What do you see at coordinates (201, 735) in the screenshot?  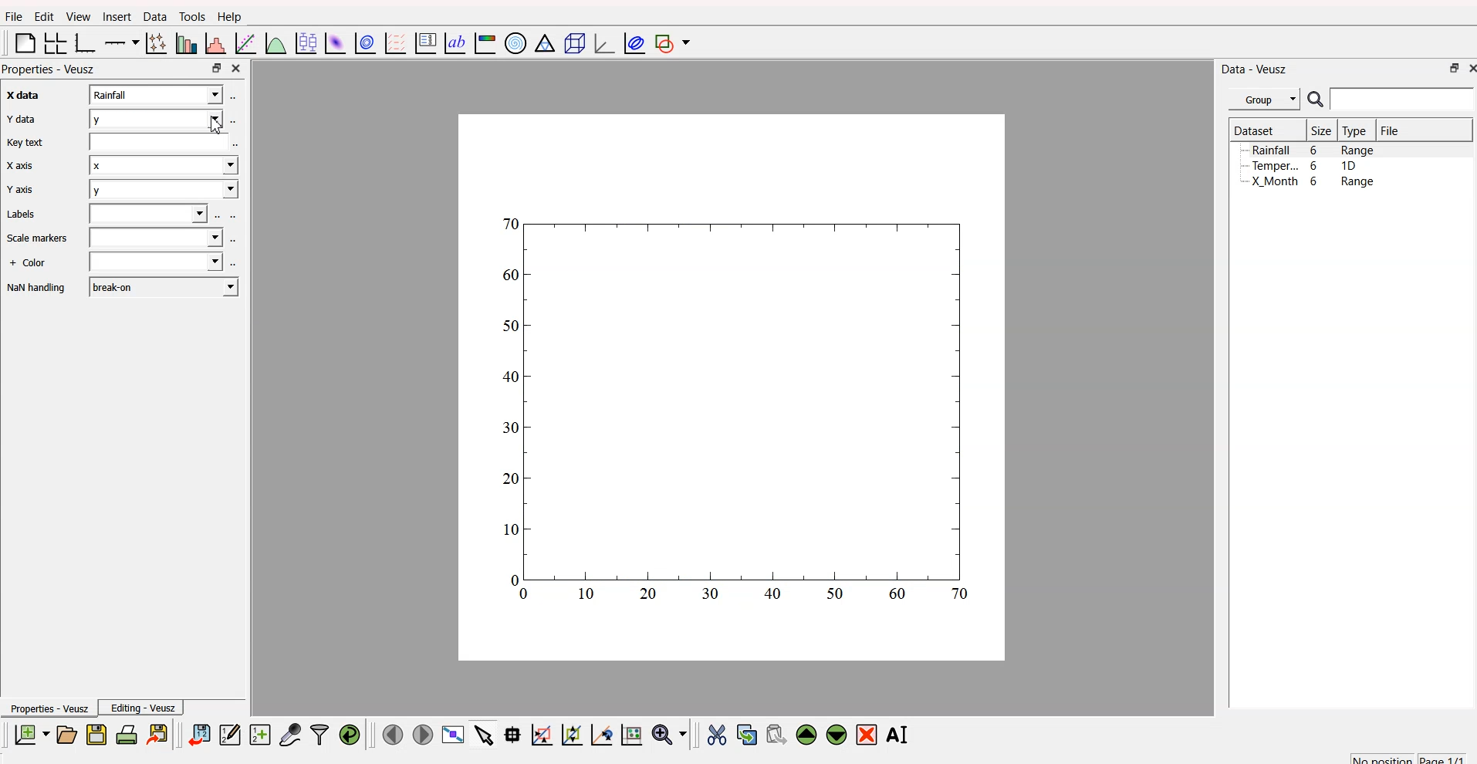 I see `import data` at bounding box center [201, 735].